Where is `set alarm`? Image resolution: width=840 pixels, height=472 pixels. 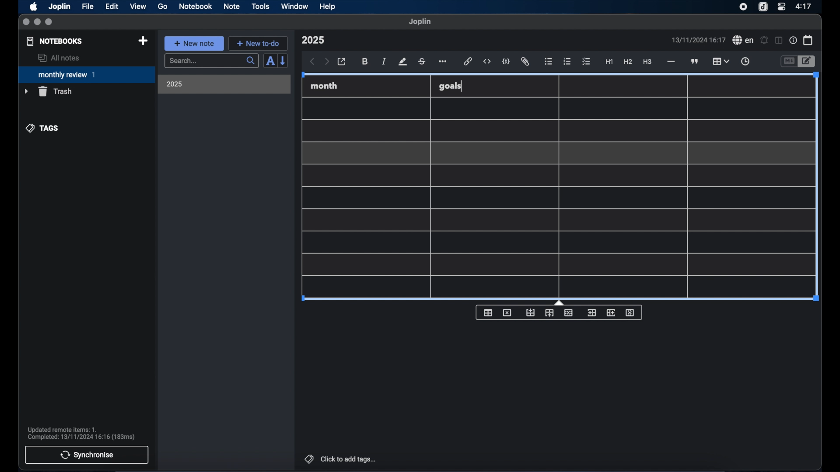
set alarm is located at coordinates (764, 41).